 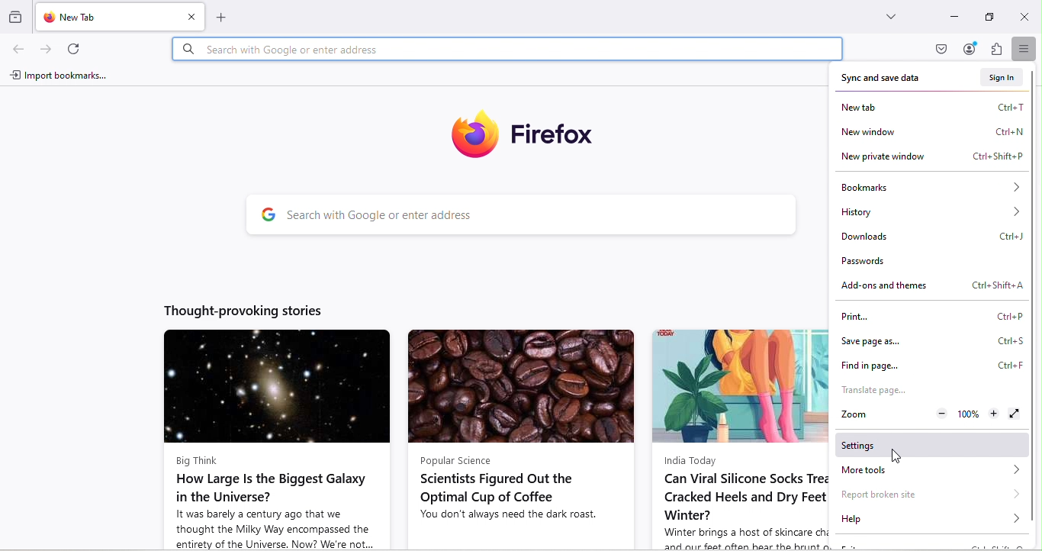 I want to click on Go forward one page, so click(x=47, y=50).